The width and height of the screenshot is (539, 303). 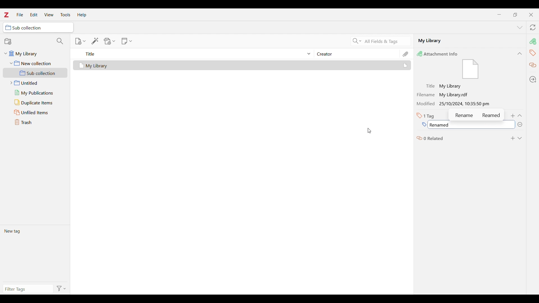 I want to click on Search criteria options, so click(x=357, y=41).